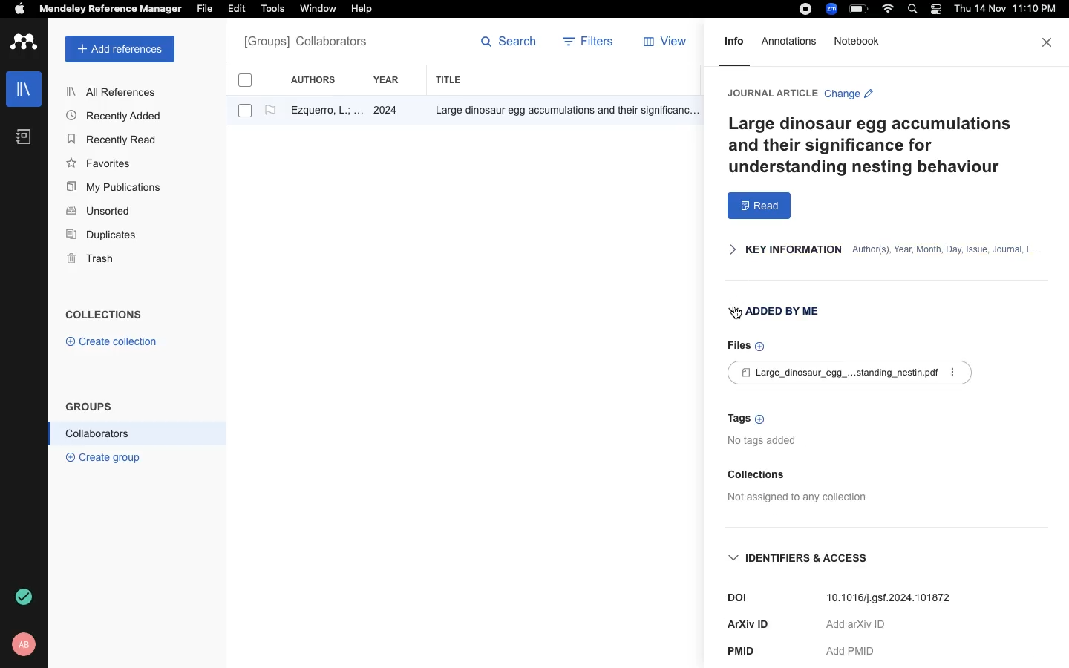 This screenshot has height=668, width=1069. What do you see at coordinates (204, 7) in the screenshot?
I see `File` at bounding box center [204, 7].